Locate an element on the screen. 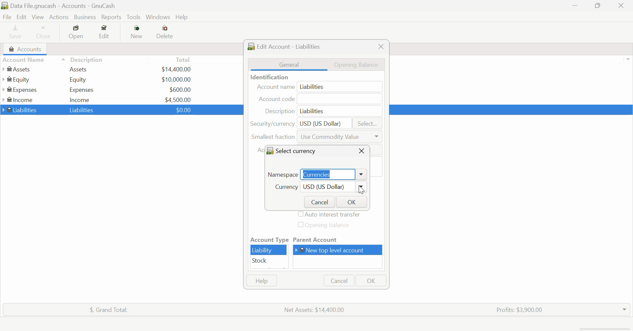 The height and width of the screenshot is (331, 633). USD is located at coordinates (182, 110).